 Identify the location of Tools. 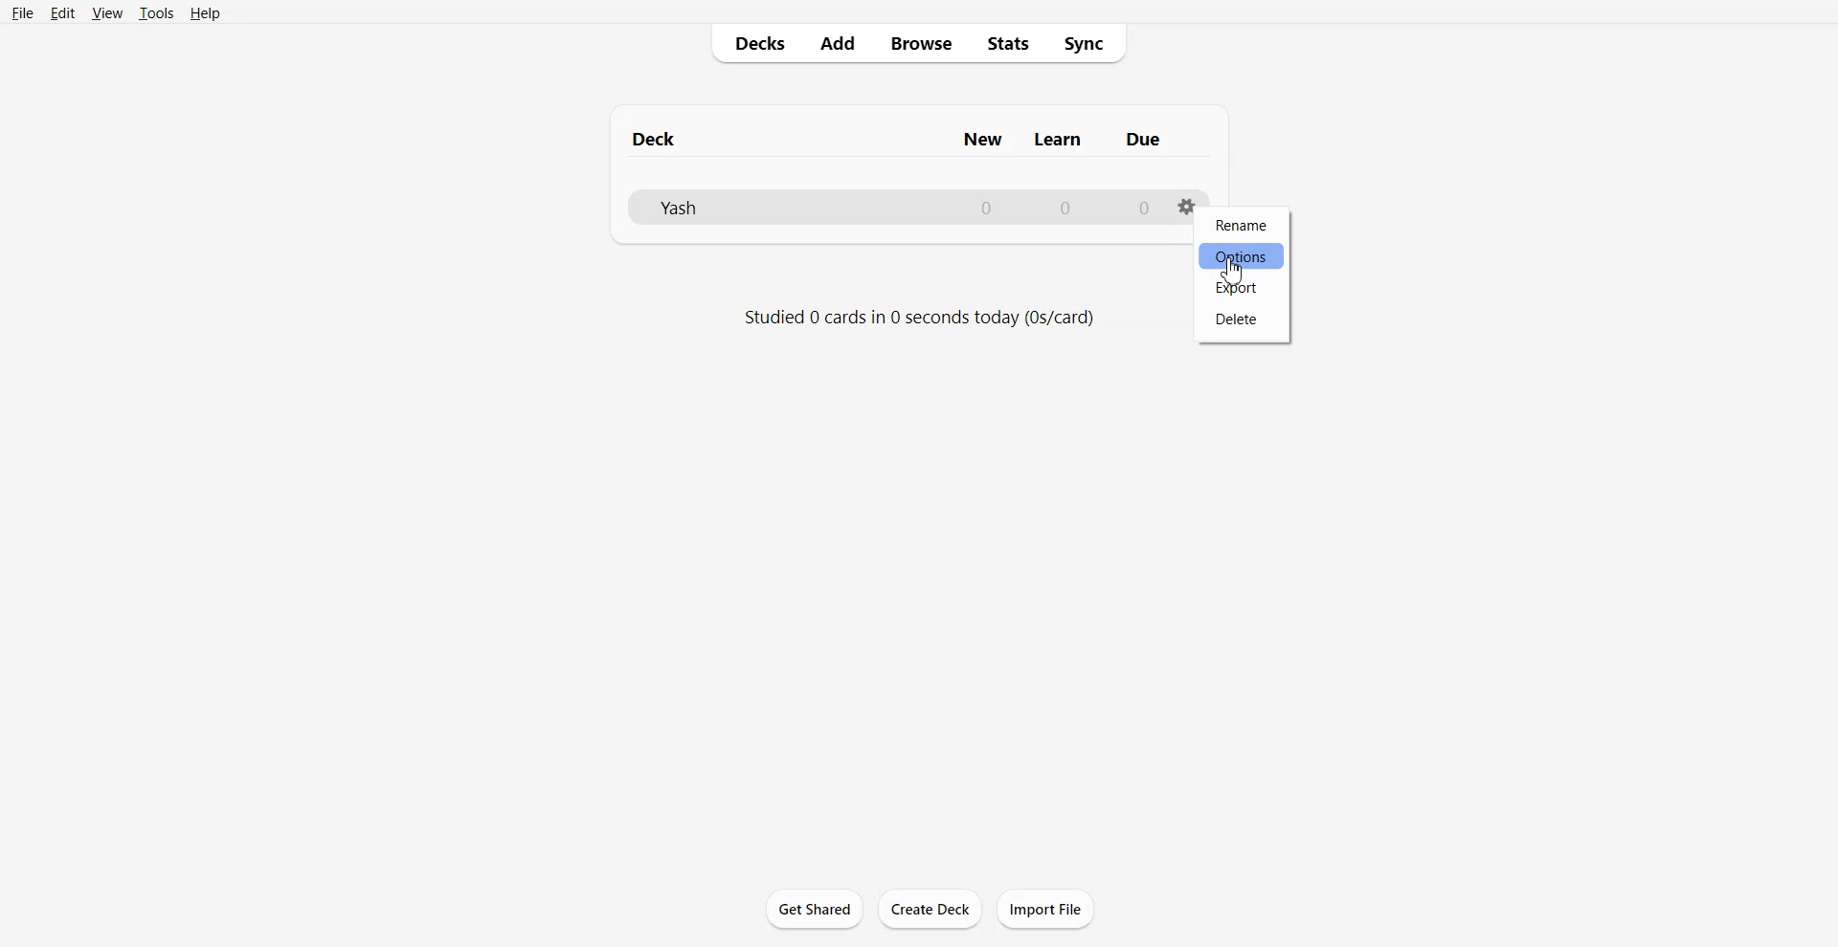
(154, 14).